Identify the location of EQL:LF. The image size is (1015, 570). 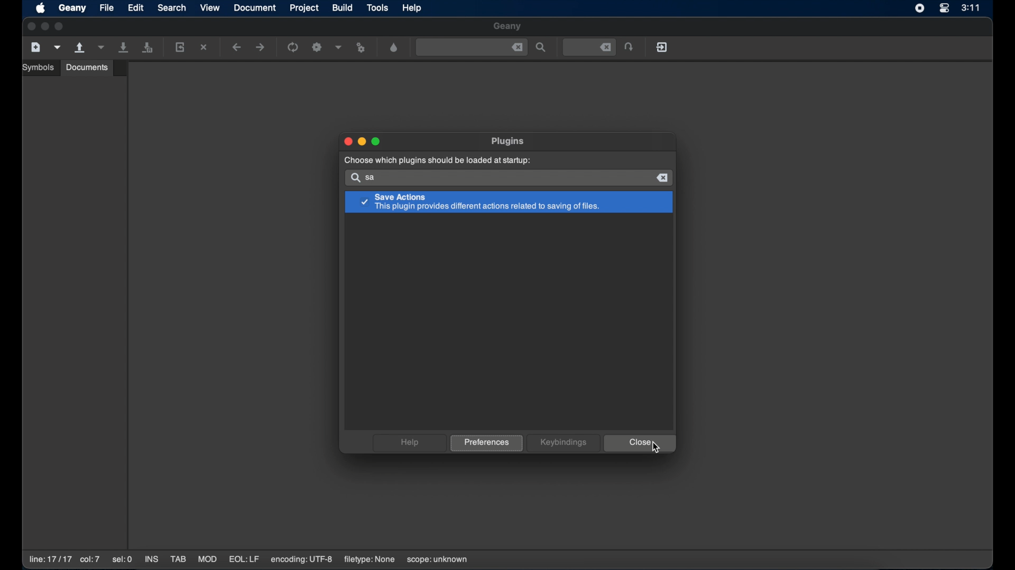
(244, 559).